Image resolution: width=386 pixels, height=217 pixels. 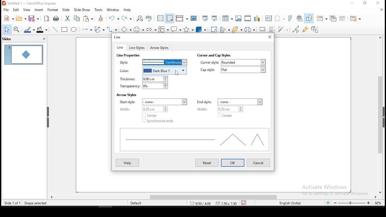 What do you see at coordinates (240, 18) in the screenshot?
I see `image` at bounding box center [240, 18].